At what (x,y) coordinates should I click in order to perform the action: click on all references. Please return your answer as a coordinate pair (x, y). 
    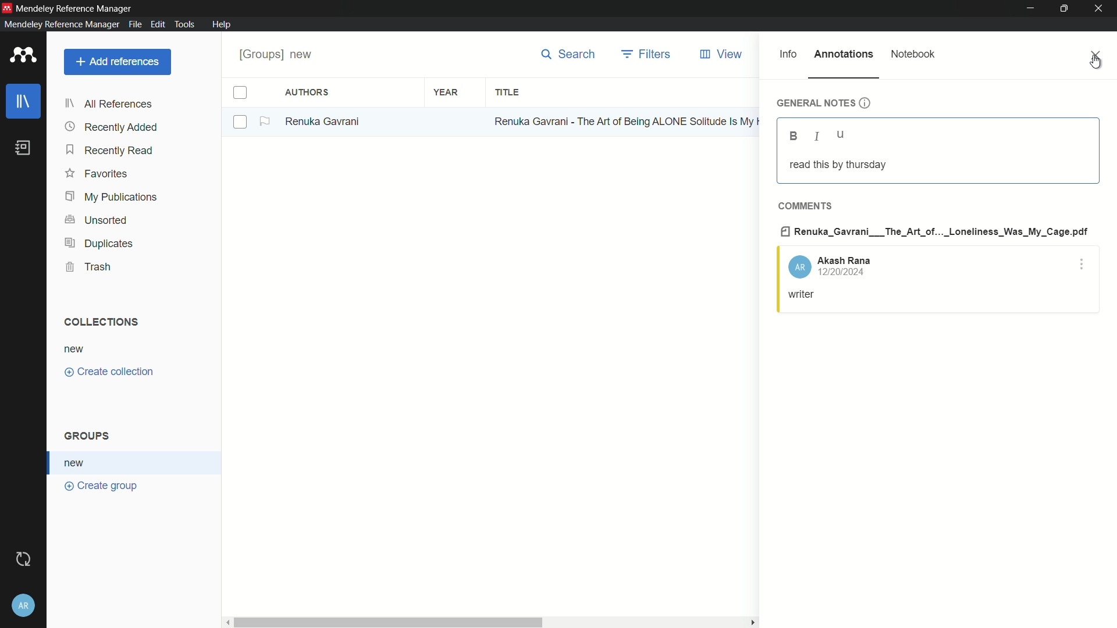
    Looking at the image, I should click on (108, 105).